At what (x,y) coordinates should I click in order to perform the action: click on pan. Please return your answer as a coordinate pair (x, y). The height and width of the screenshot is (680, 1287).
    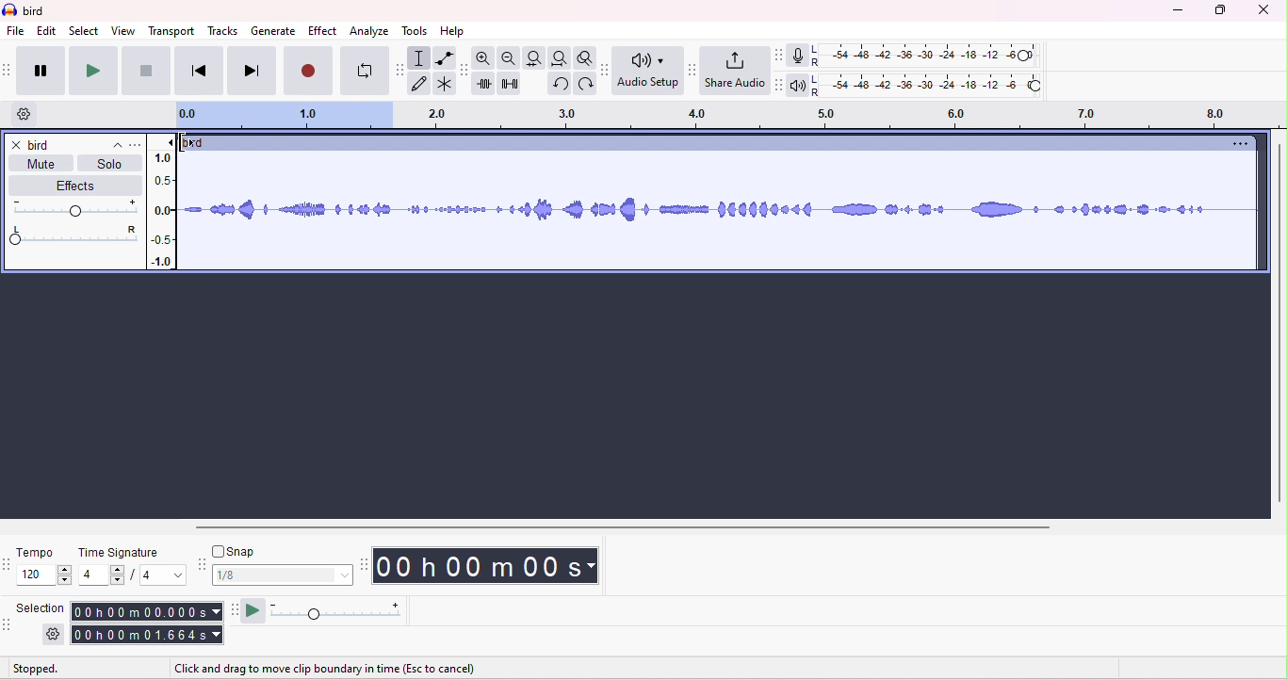
    Looking at the image, I should click on (74, 235).